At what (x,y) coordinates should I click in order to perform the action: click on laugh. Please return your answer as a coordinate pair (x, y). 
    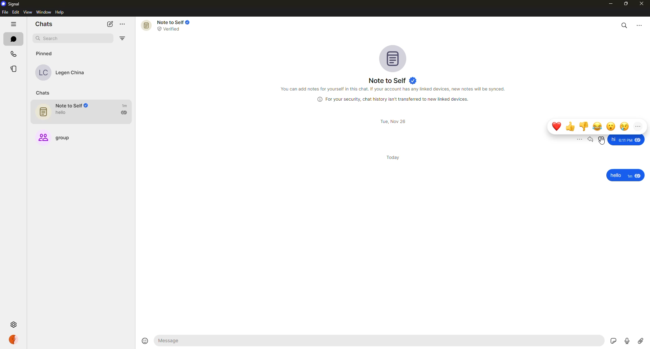
    Looking at the image, I should click on (598, 125).